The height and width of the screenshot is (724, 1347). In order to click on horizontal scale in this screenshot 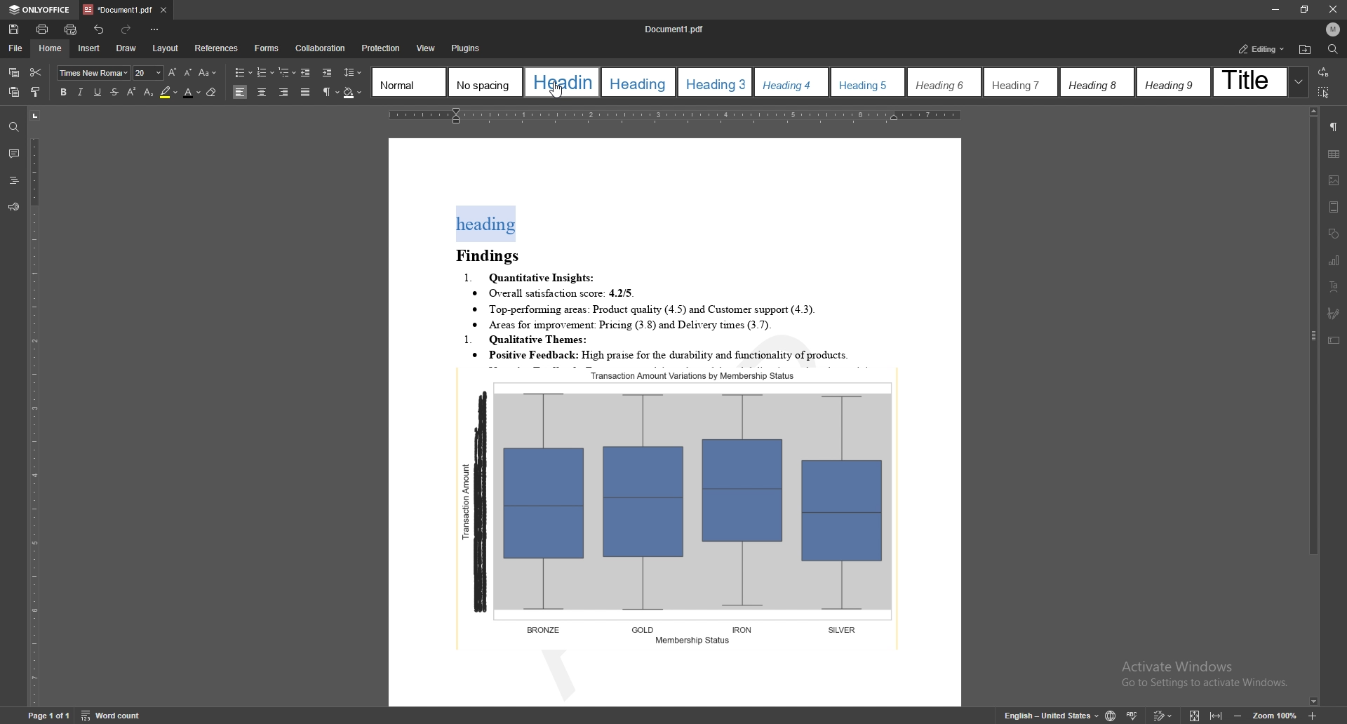, I will do `click(684, 117)`.